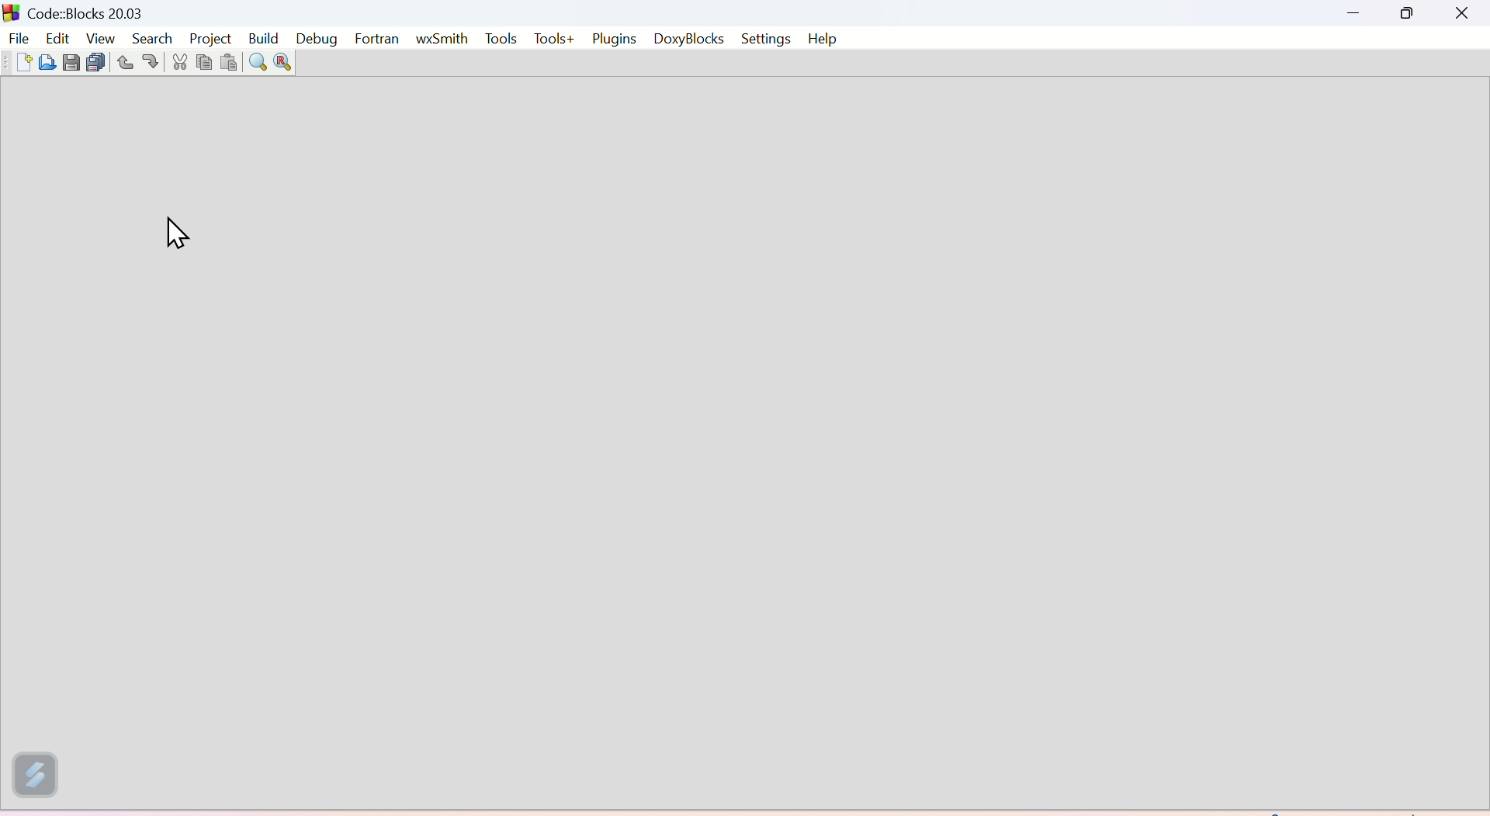 Image resolution: width=1490 pixels, height=816 pixels. I want to click on , so click(92, 60).